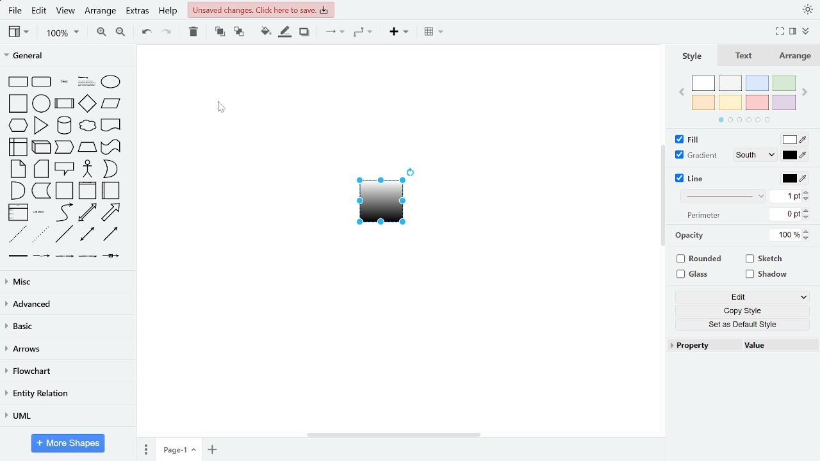  I want to click on property, so click(703, 346).